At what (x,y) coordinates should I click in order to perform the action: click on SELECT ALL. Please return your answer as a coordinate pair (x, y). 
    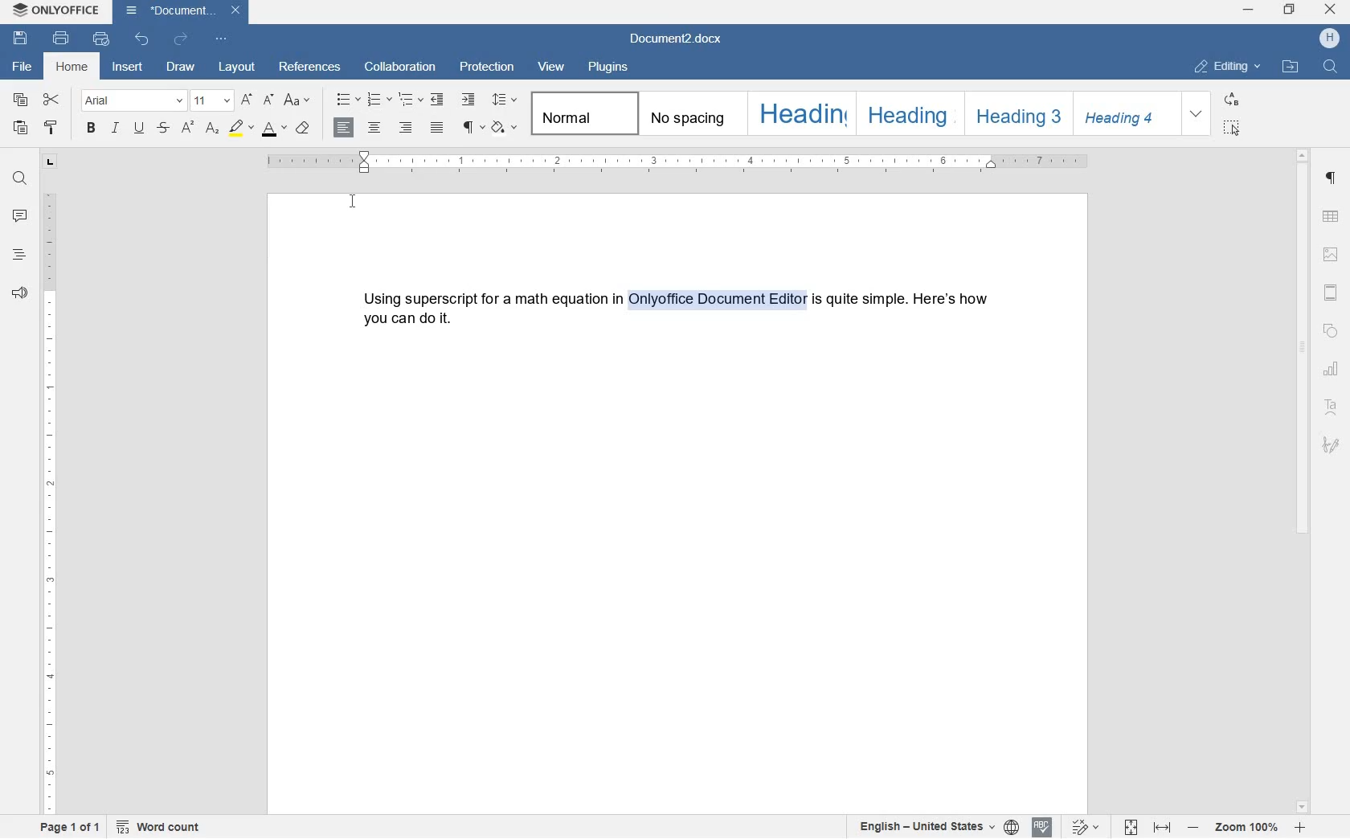
    Looking at the image, I should click on (1232, 129).